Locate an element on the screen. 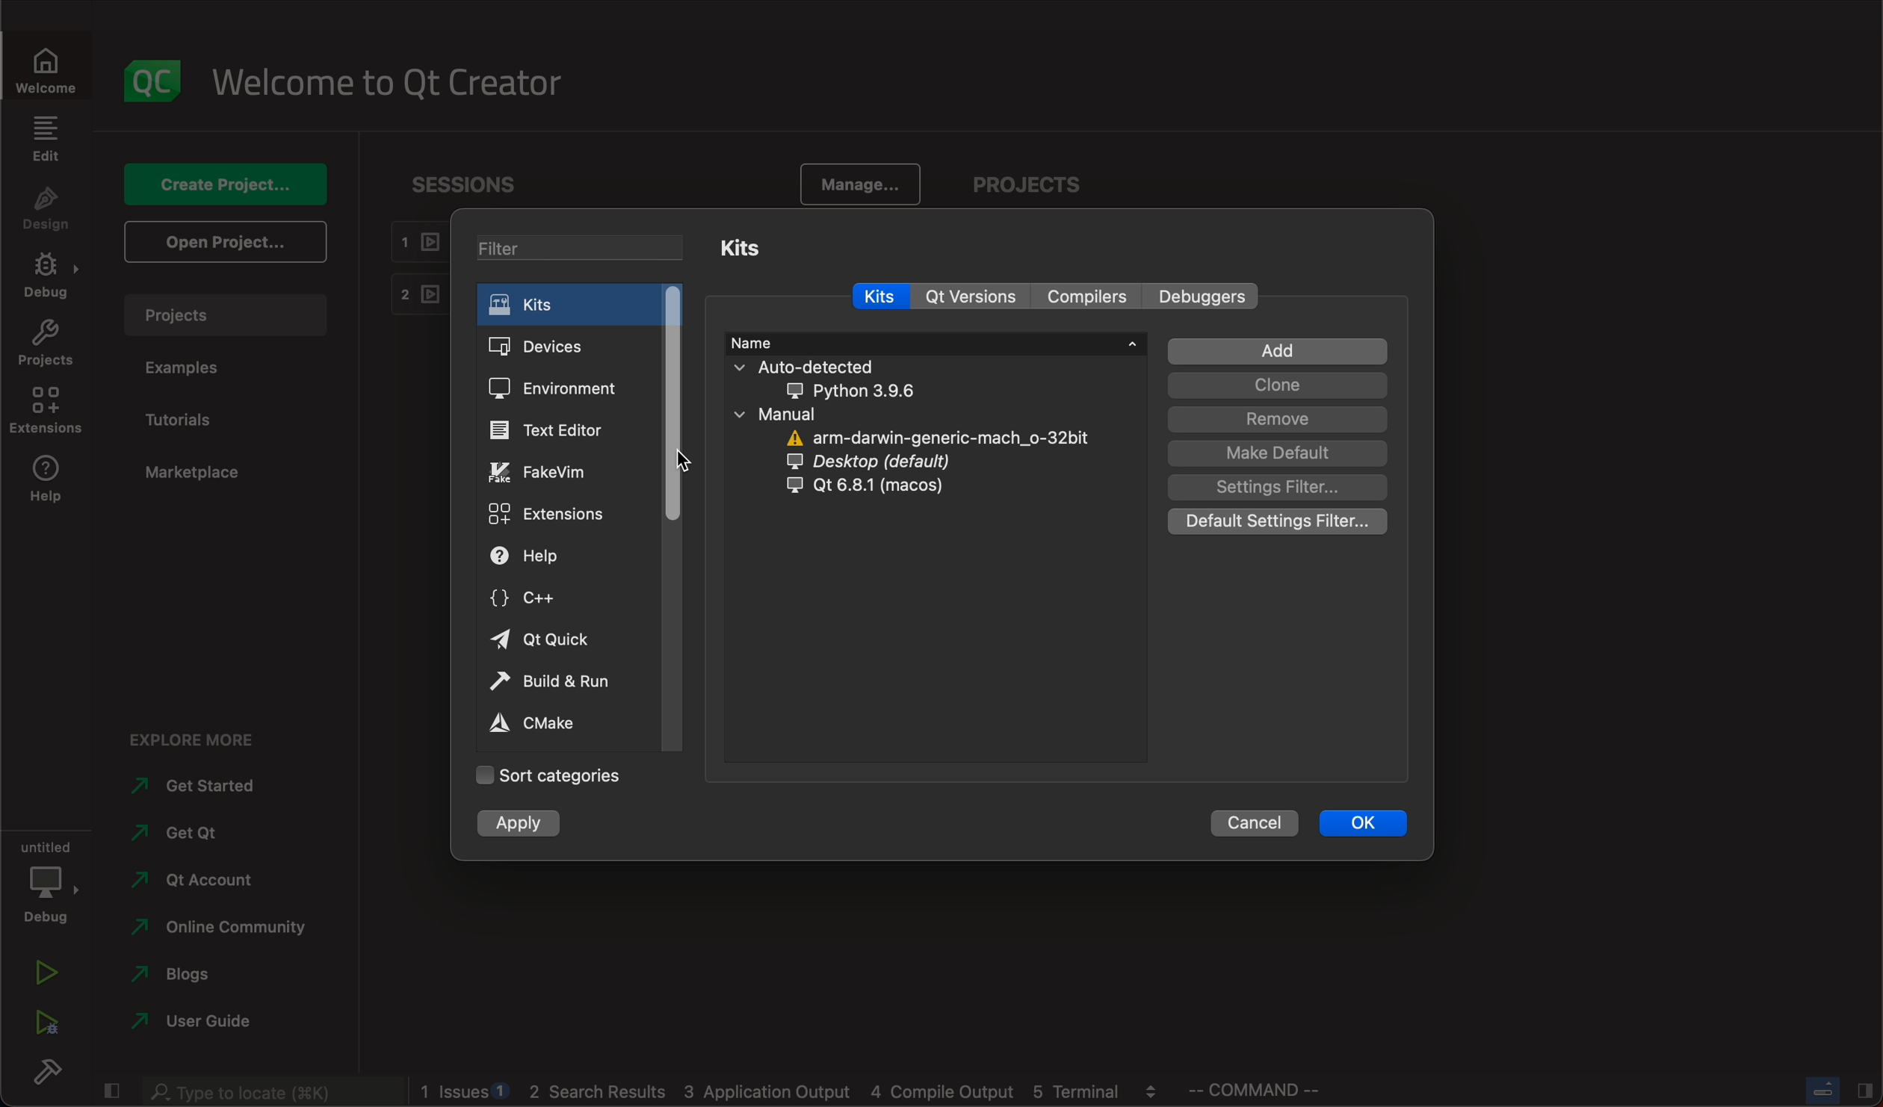 The width and height of the screenshot is (1883, 1107). debug is located at coordinates (47, 277).